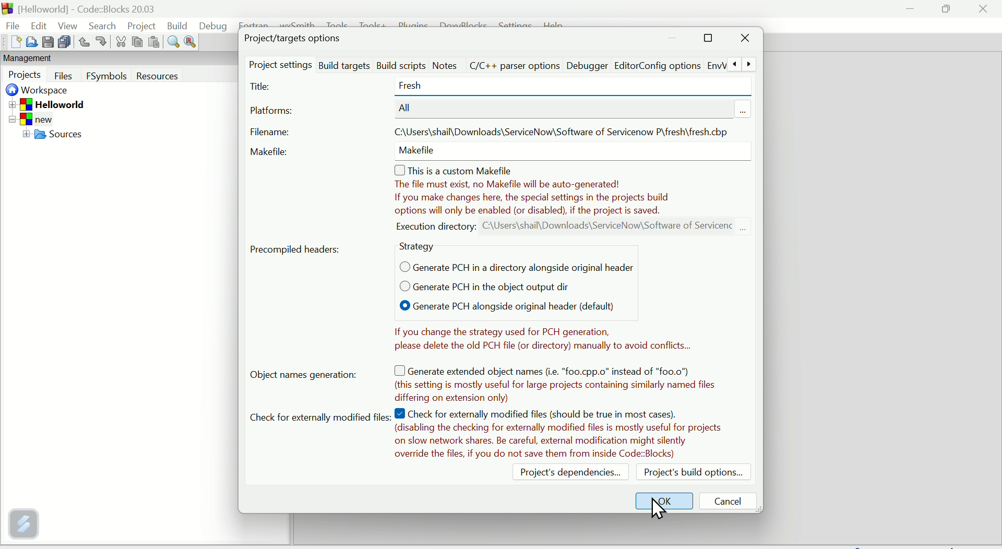 The height and width of the screenshot is (549, 1002). Describe the element at coordinates (261, 87) in the screenshot. I see `Titus` at that location.